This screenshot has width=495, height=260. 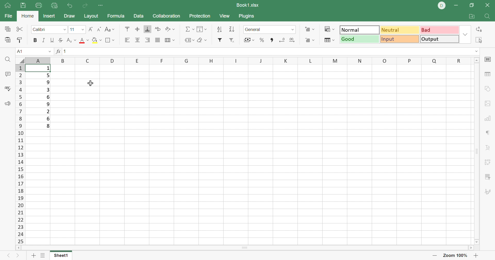 What do you see at coordinates (50, 51) in the screenshot?
I see `Drop Down` at bounding box center [50, 51].